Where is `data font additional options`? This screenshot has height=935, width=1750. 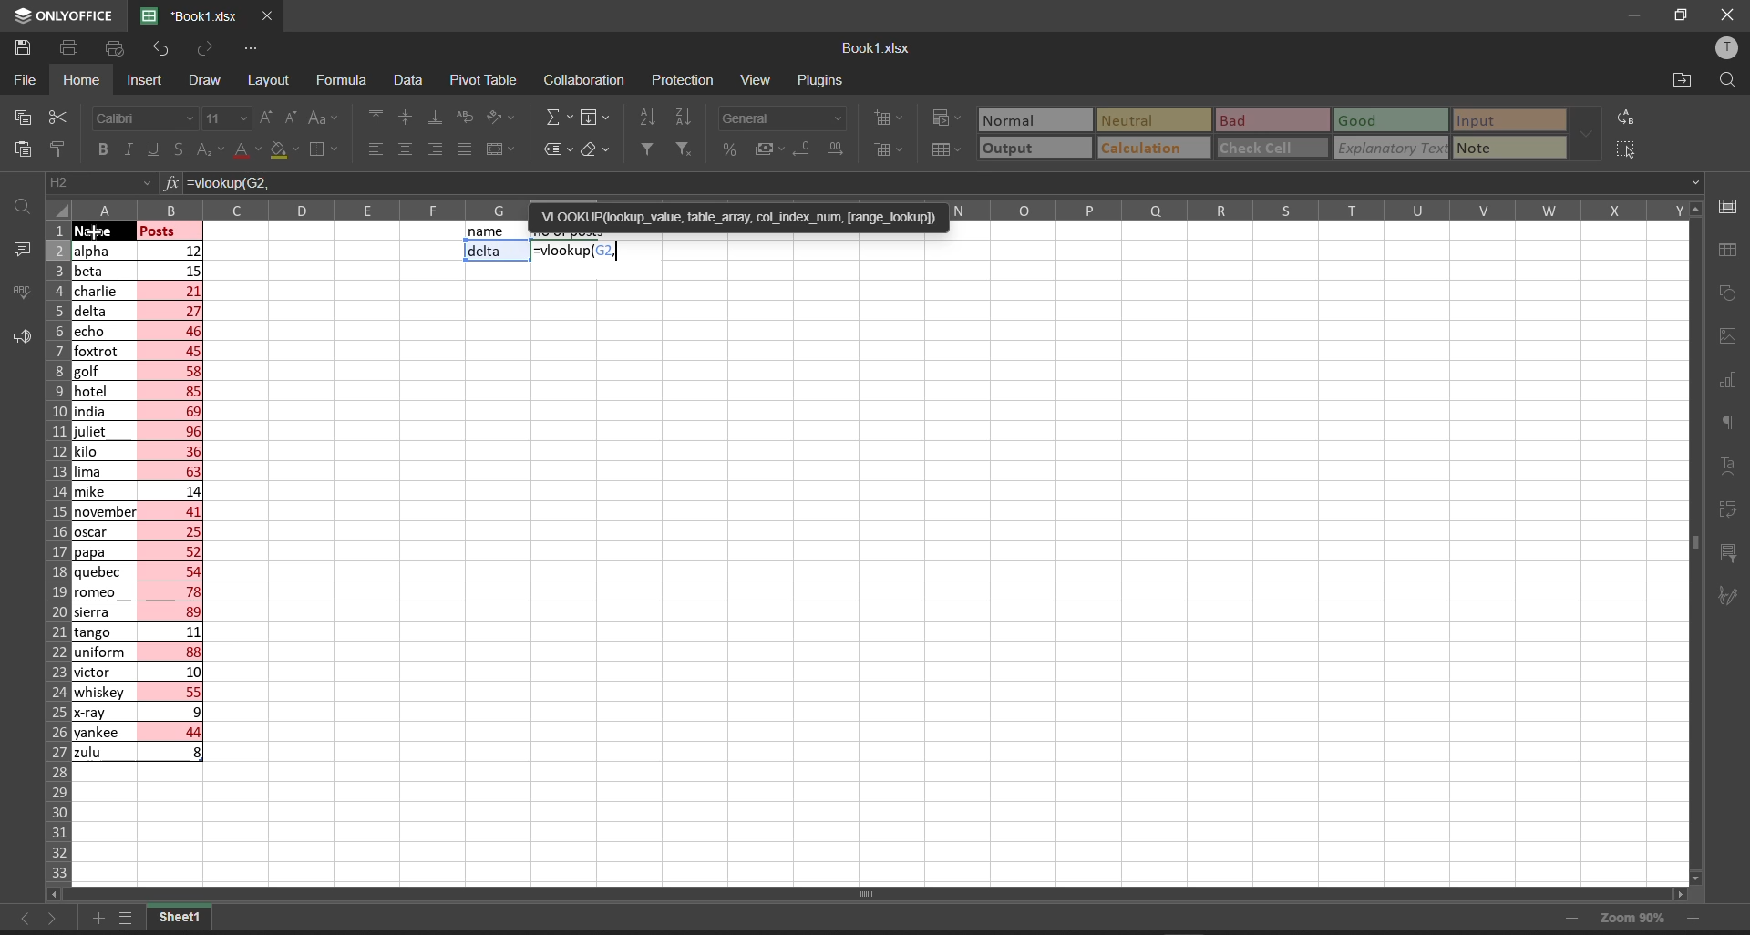 data font additional options is located at coordinates (1585, 129).